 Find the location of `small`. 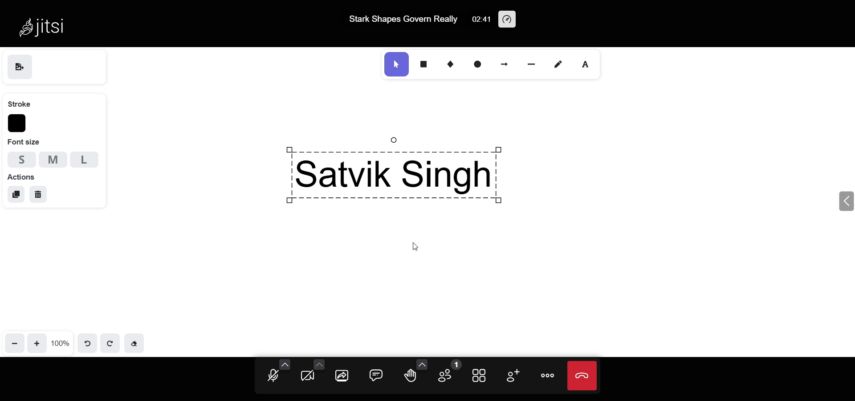

small is located at coordinates (19, 158).